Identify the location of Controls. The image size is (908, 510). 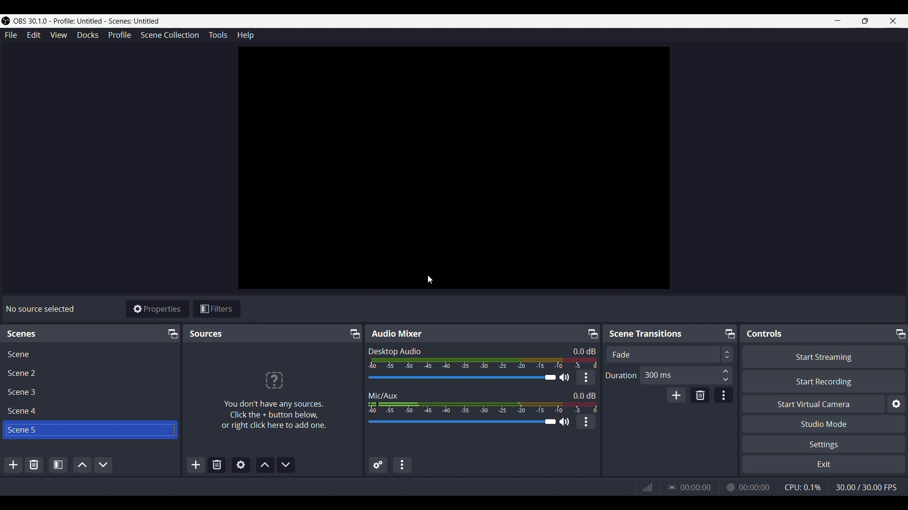
(765, 334).